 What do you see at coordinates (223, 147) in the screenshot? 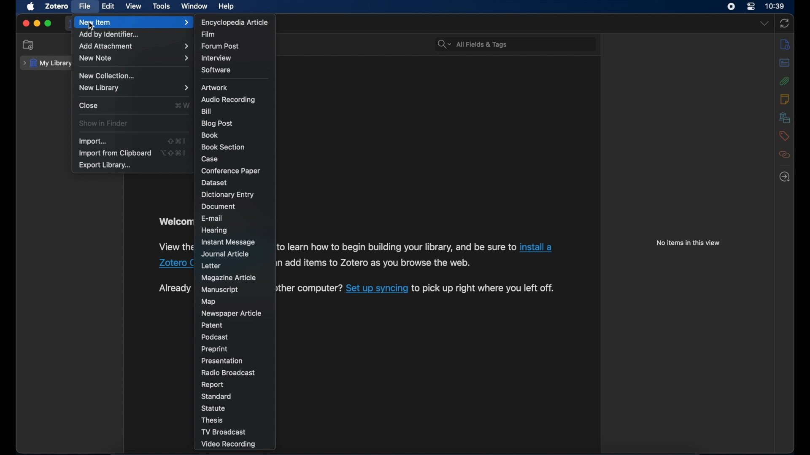
I see `book section` at bounding box center [223, 147].